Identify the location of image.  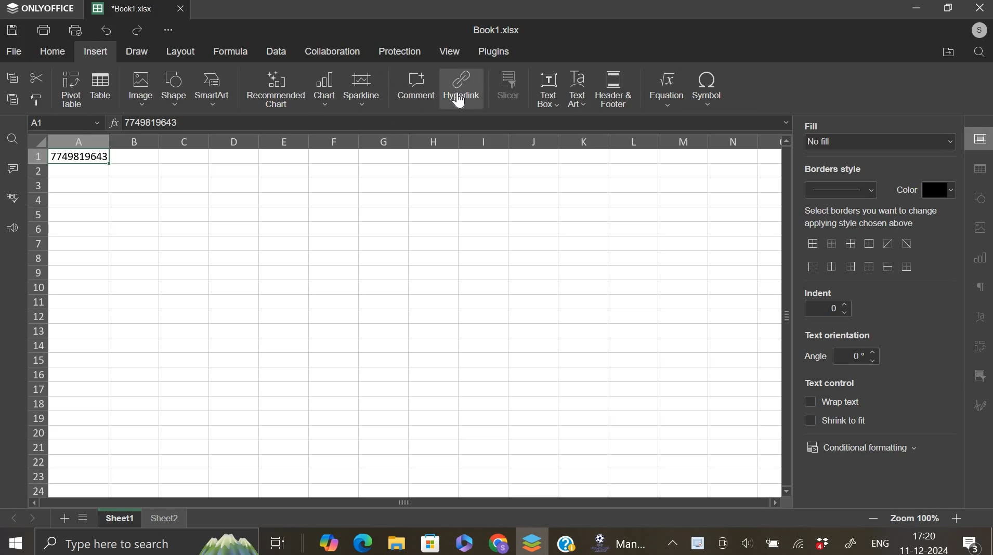
(141, 88).